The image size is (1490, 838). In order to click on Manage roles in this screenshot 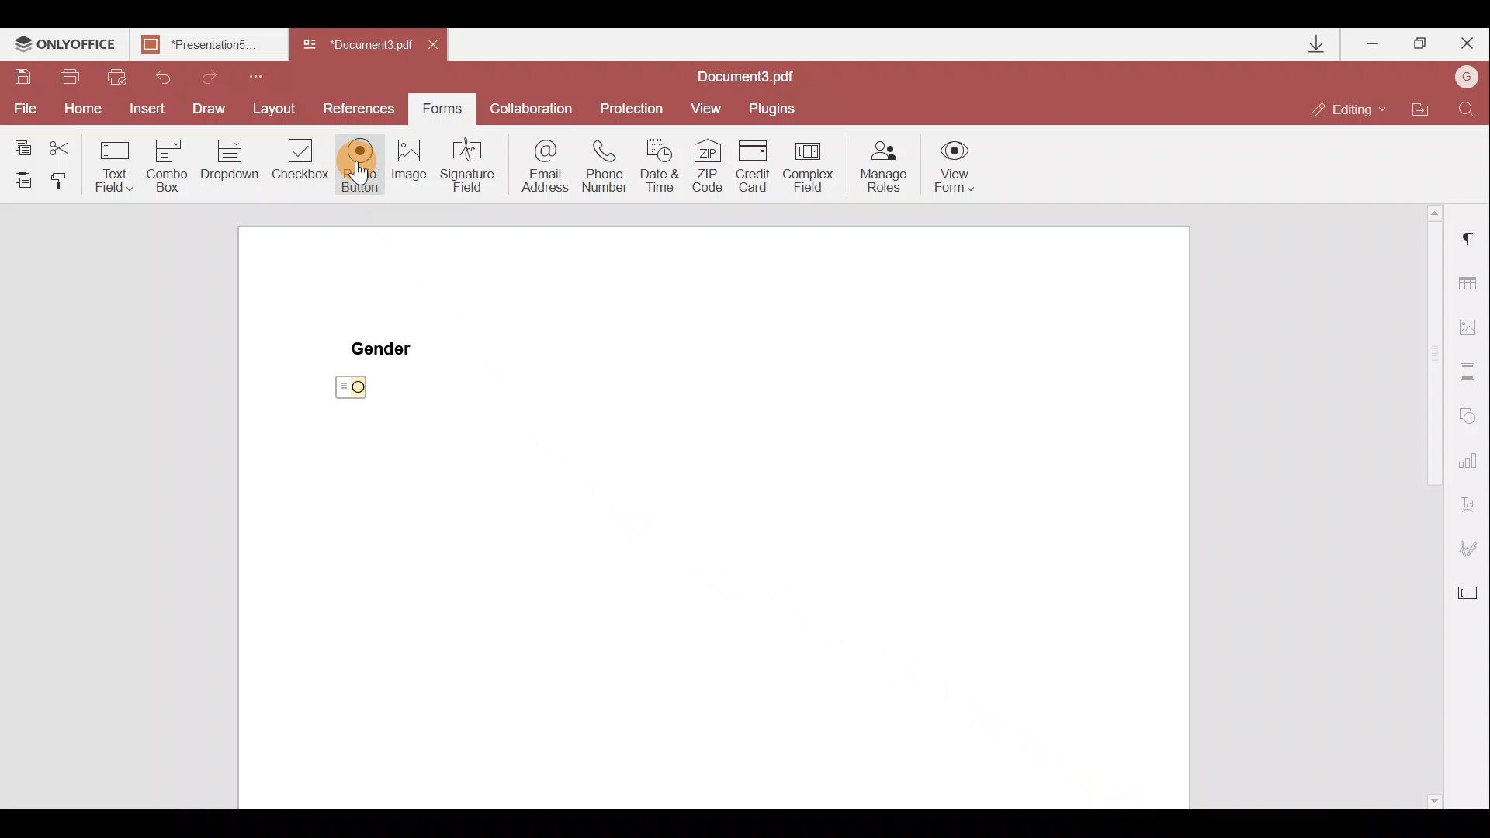, I will do `click(879, 166)`.